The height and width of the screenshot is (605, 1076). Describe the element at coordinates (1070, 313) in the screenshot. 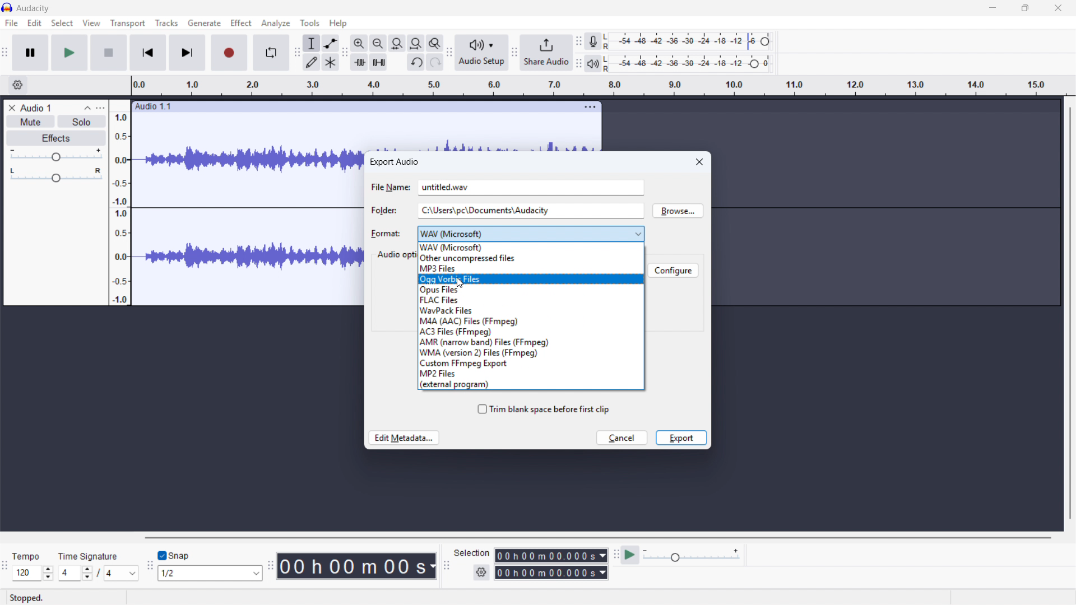

I see `Vertical scroll bar ` at that location.